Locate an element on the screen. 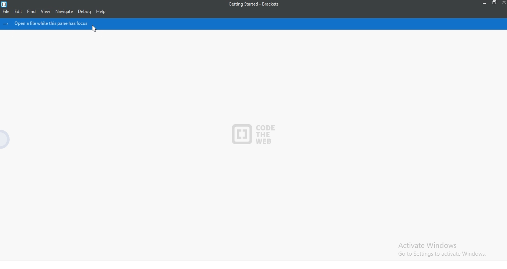  Navigate is located at coordinates (65, 12).